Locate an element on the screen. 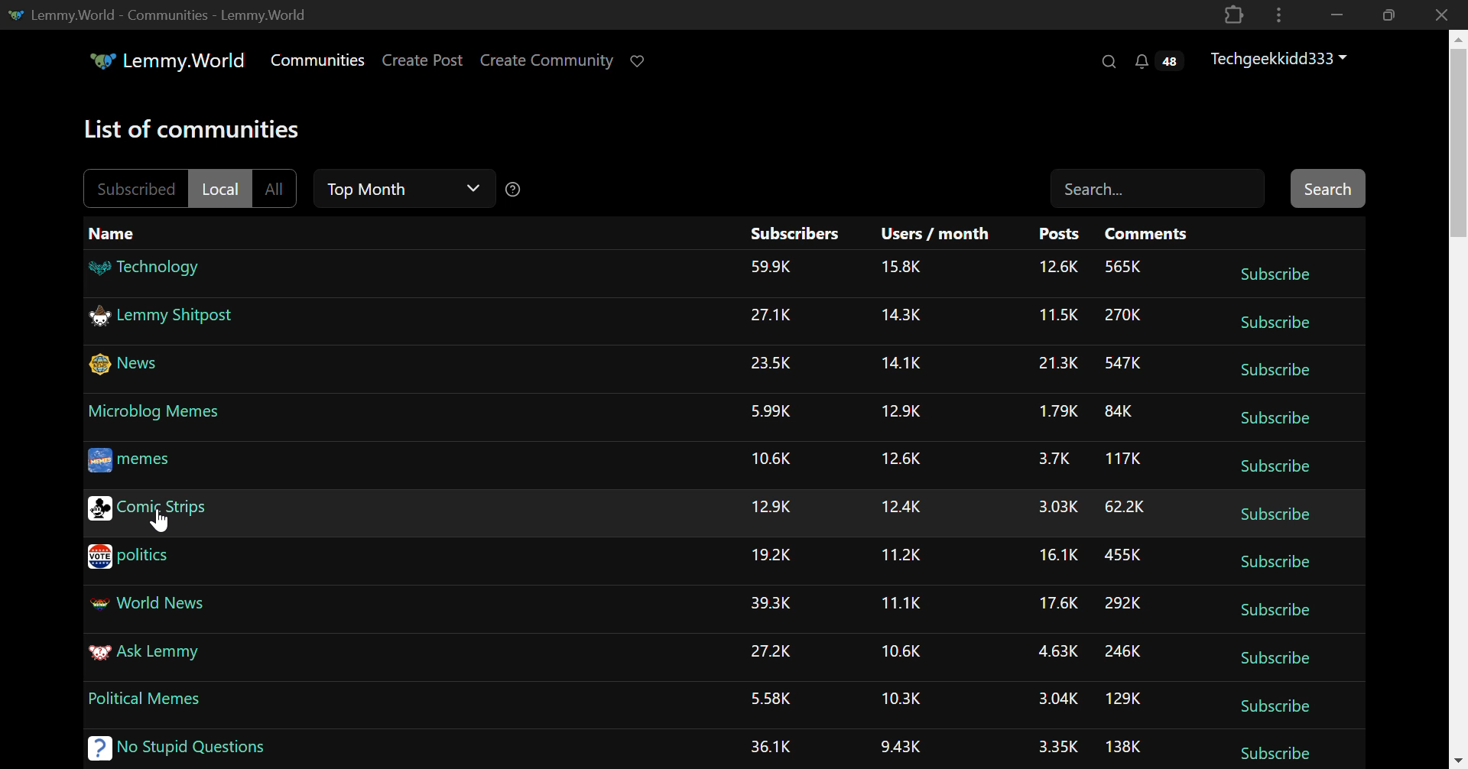 The image size is (1468, 769). News is located at coordinates (130, 366).